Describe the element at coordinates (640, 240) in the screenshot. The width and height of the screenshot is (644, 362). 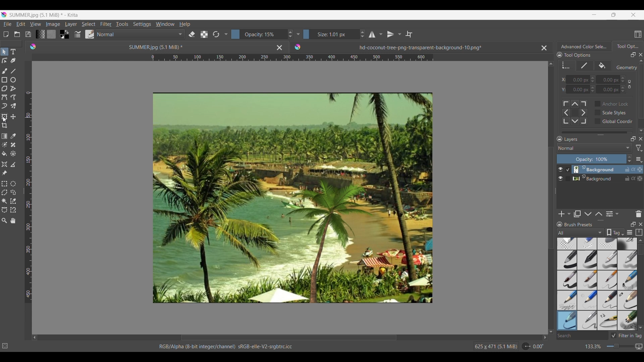
I see `Quick slide to top` at that location.